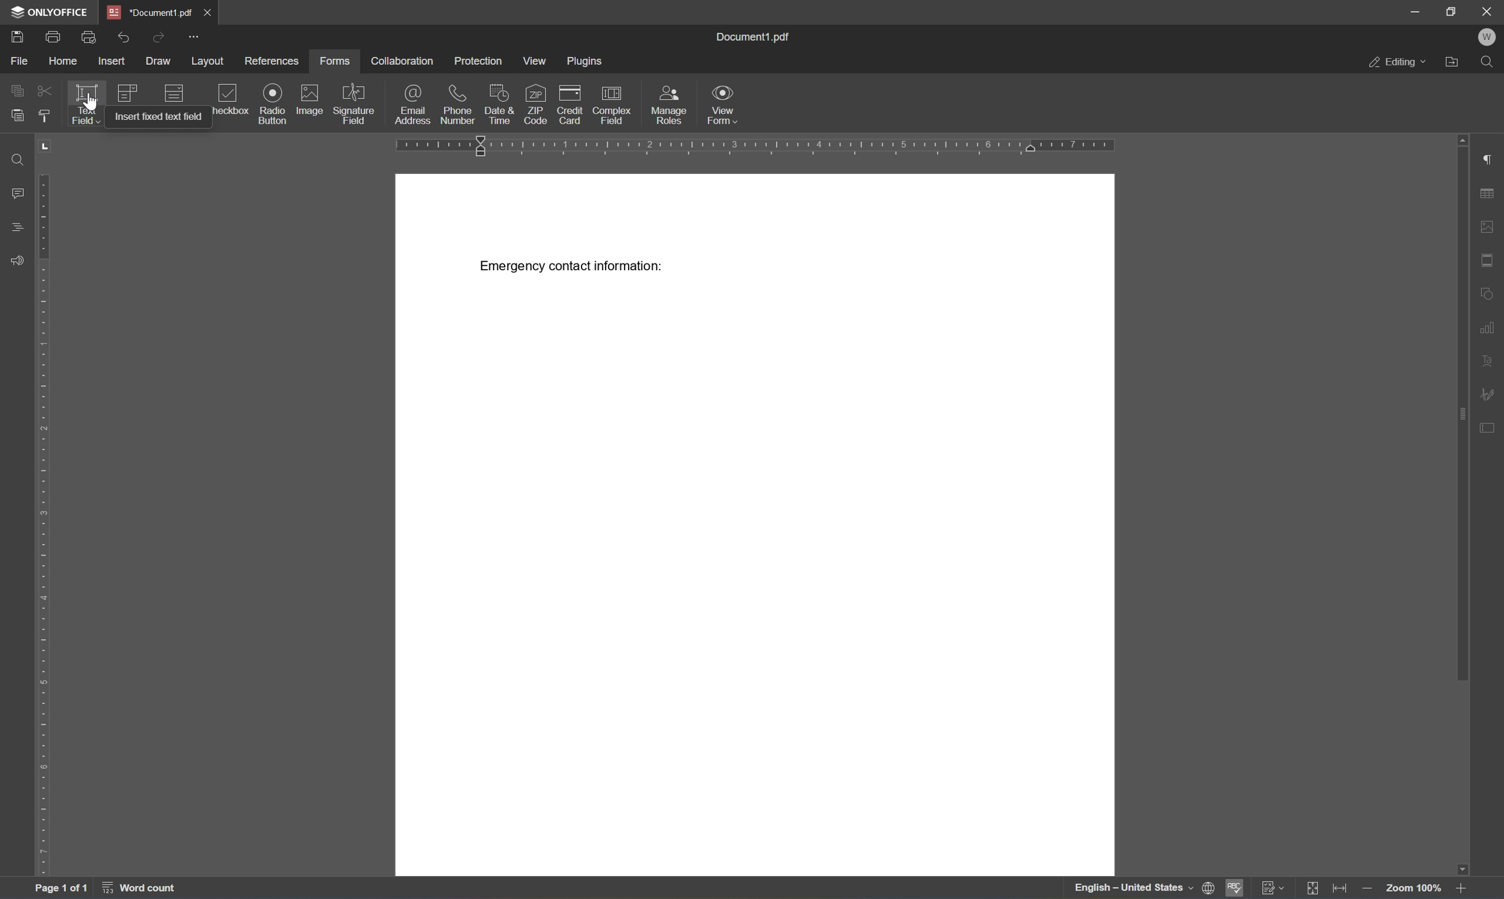 Image resolution: width=1504 pixels, height=899 pixels. I want to click on insert fixed text field, so click(157, 117).